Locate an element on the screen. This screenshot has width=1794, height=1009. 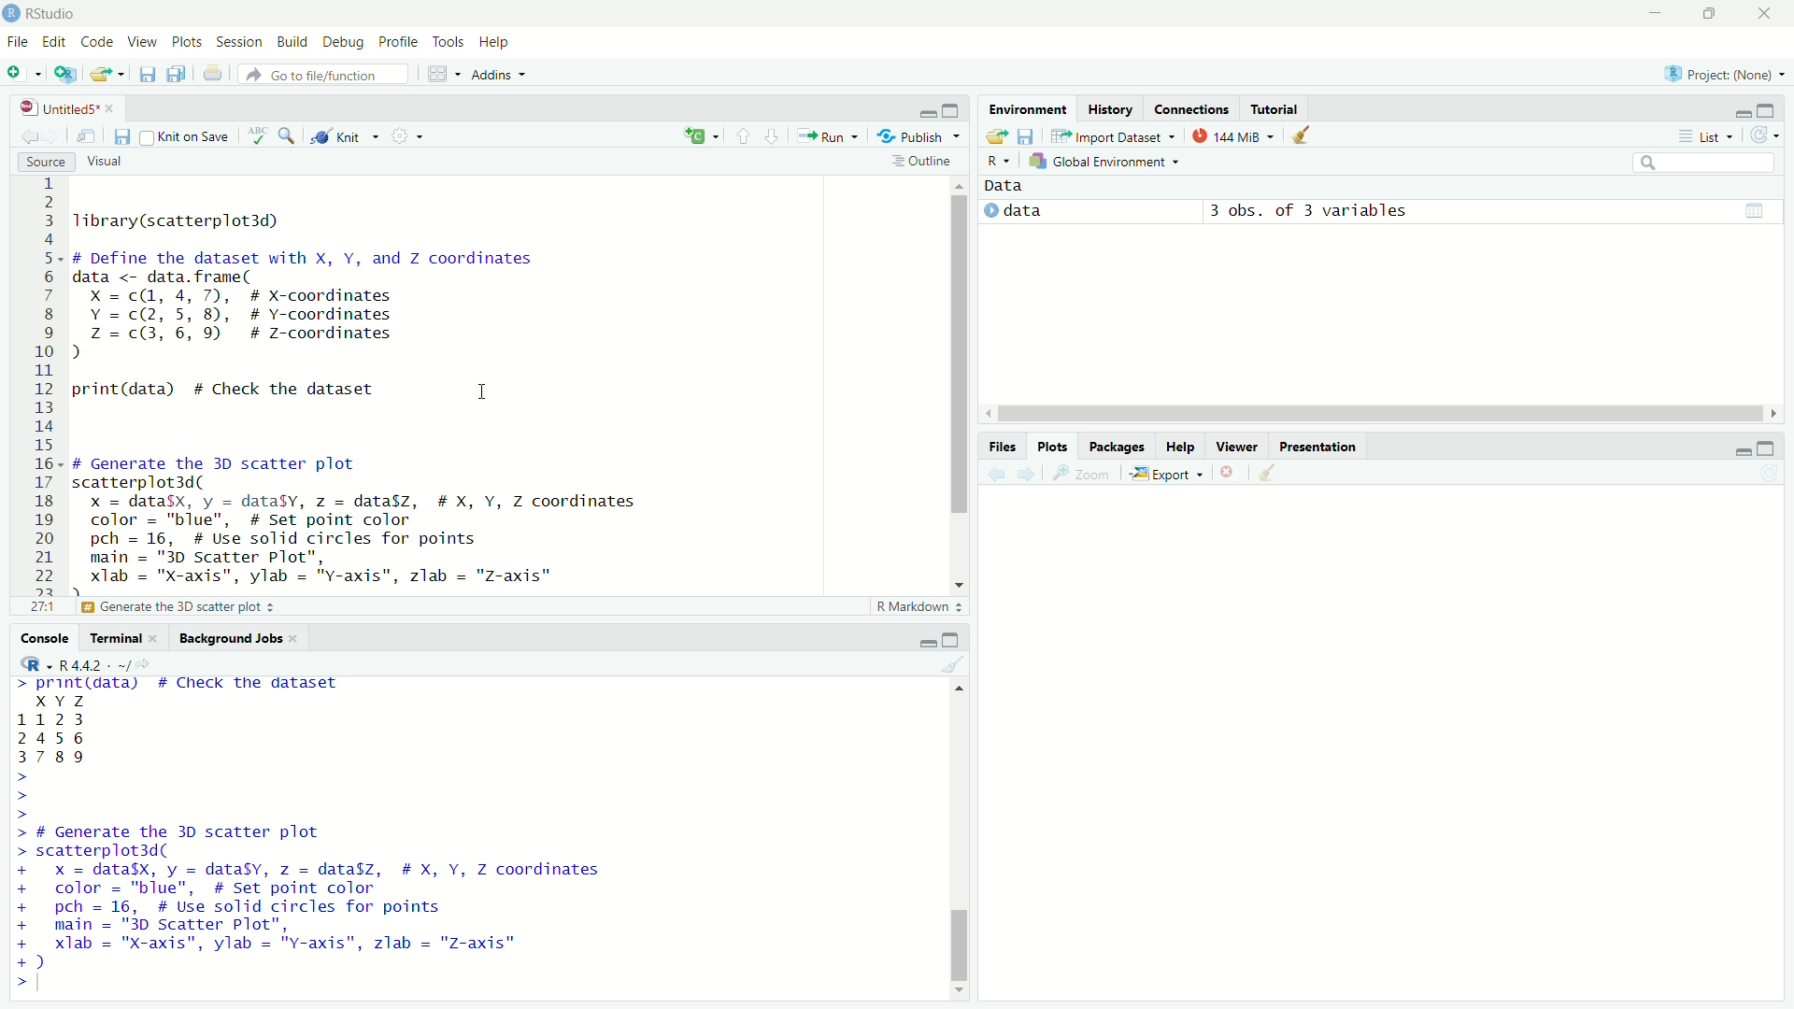
open an existing file is located at coordinates (107, 71).